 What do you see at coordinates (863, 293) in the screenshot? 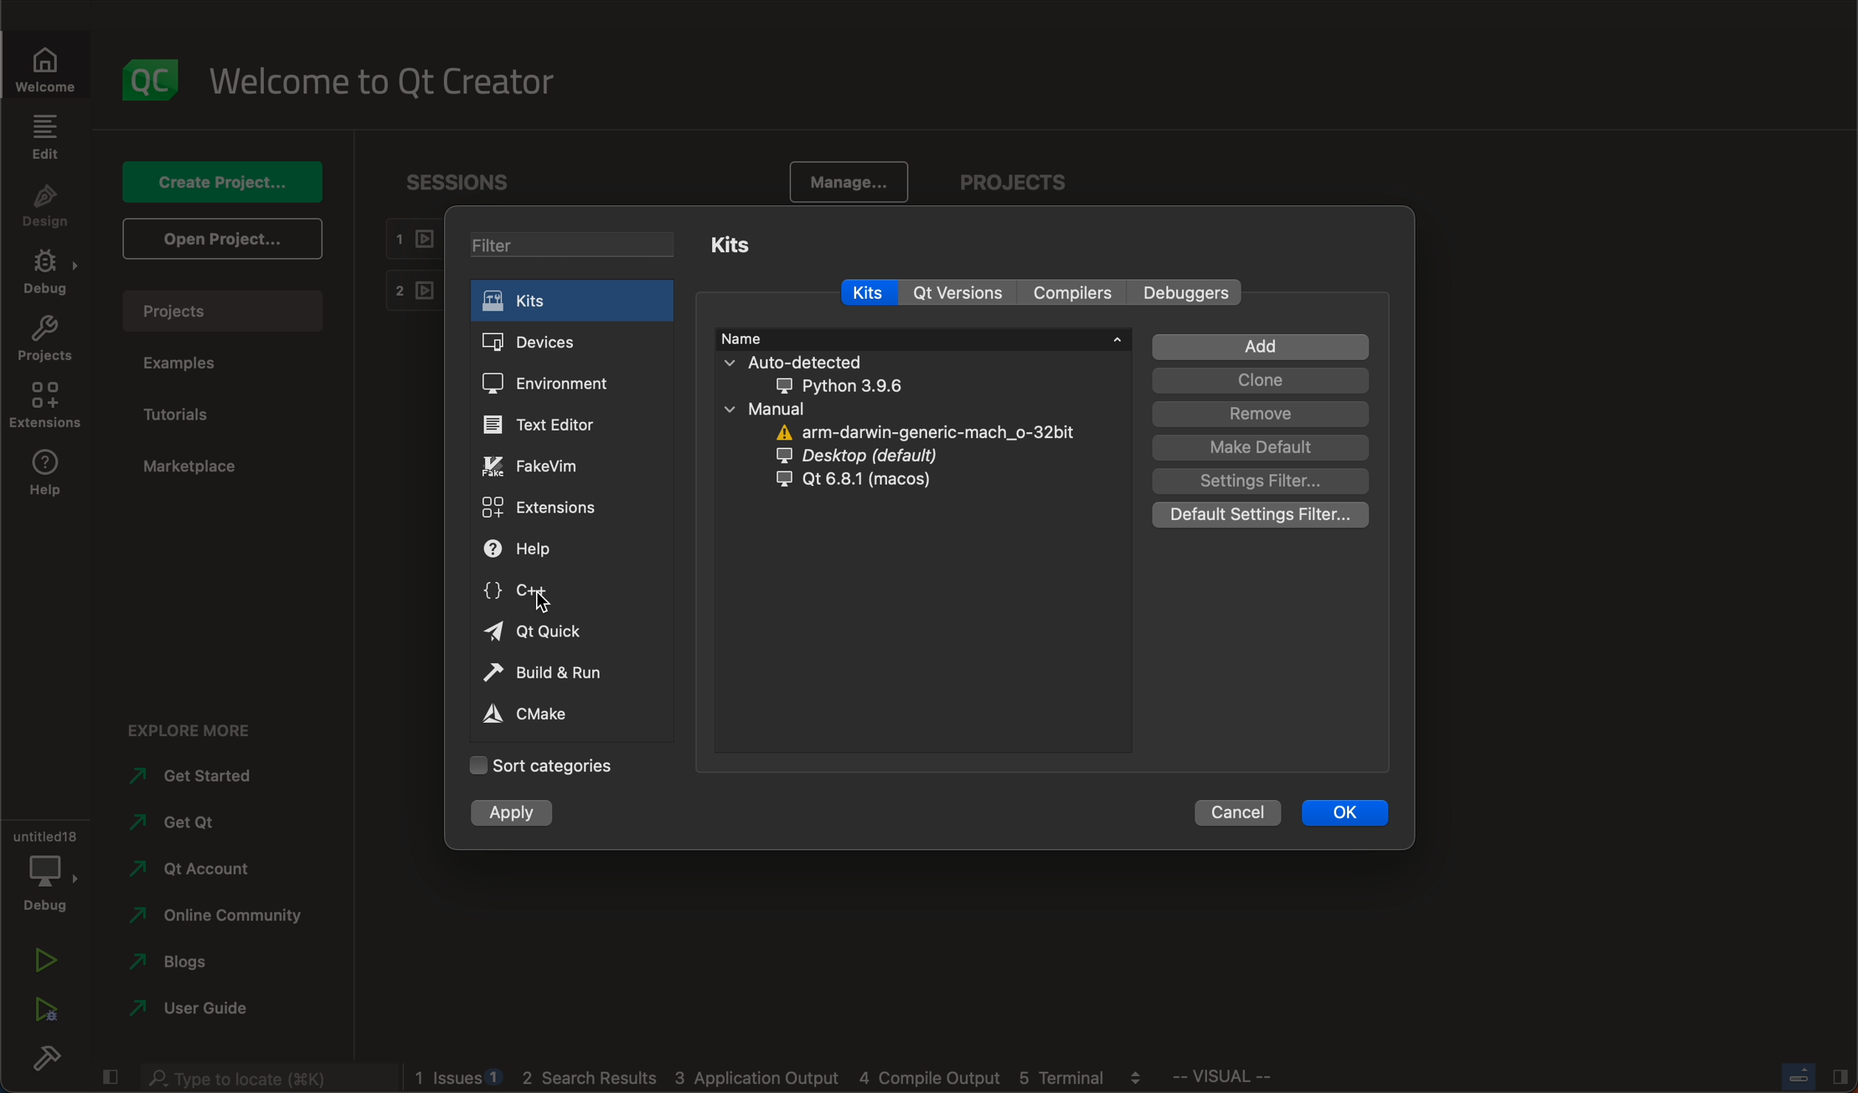
I see `kits` at bounding box center [863, 293].